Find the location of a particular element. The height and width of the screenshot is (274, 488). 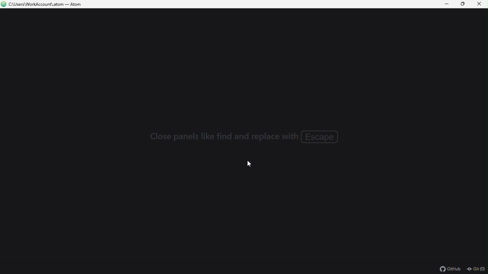

github is located at coordinates (451, 269).